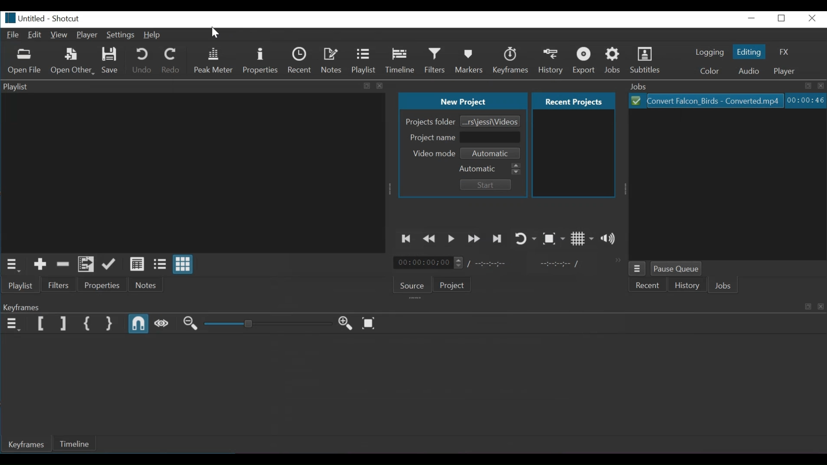  I want to click on Browse Project Folder, so click(490, 120).